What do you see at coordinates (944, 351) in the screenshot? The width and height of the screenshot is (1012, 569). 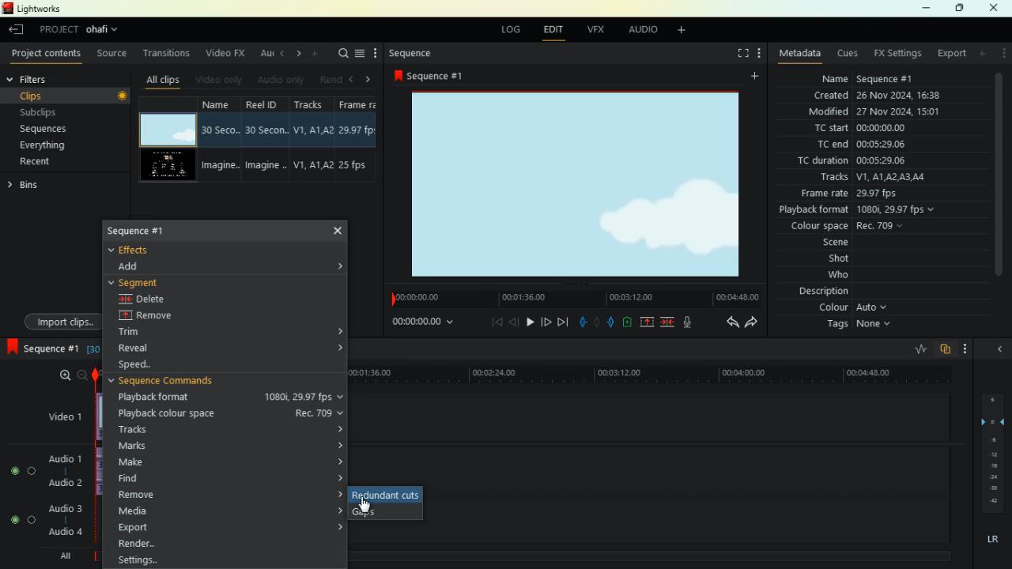 I see `overlap` at bounding box center [944, 351].